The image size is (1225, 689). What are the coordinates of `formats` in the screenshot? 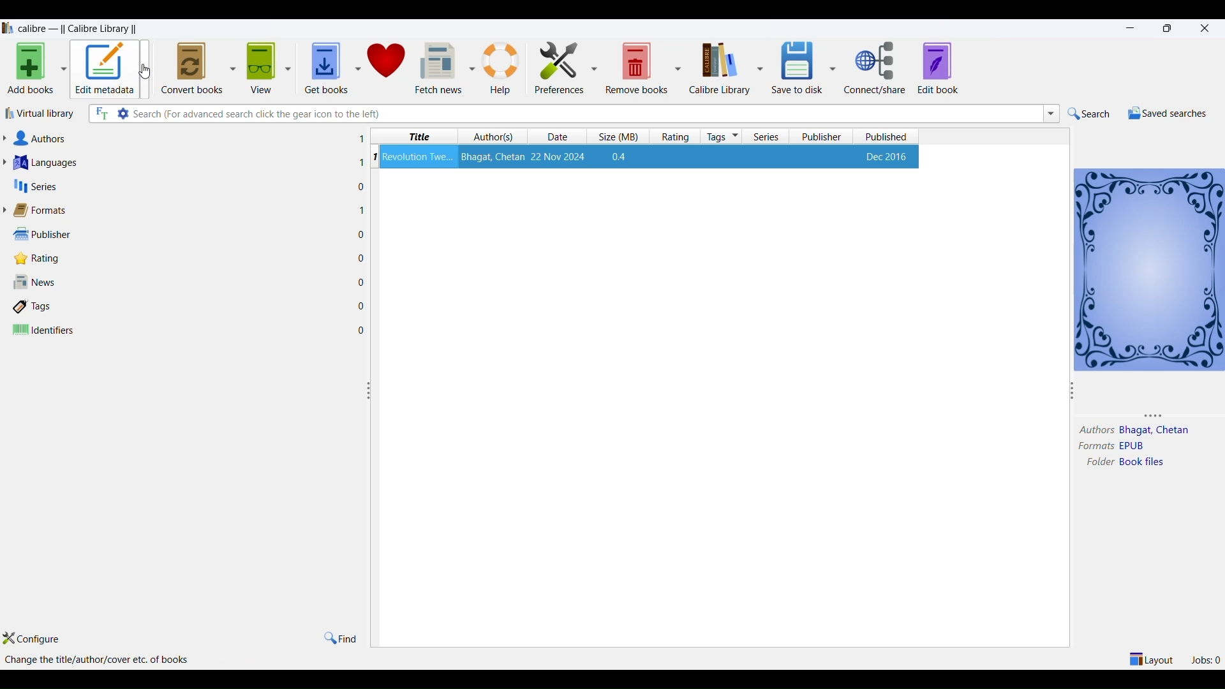 It's located at (1093, 446).